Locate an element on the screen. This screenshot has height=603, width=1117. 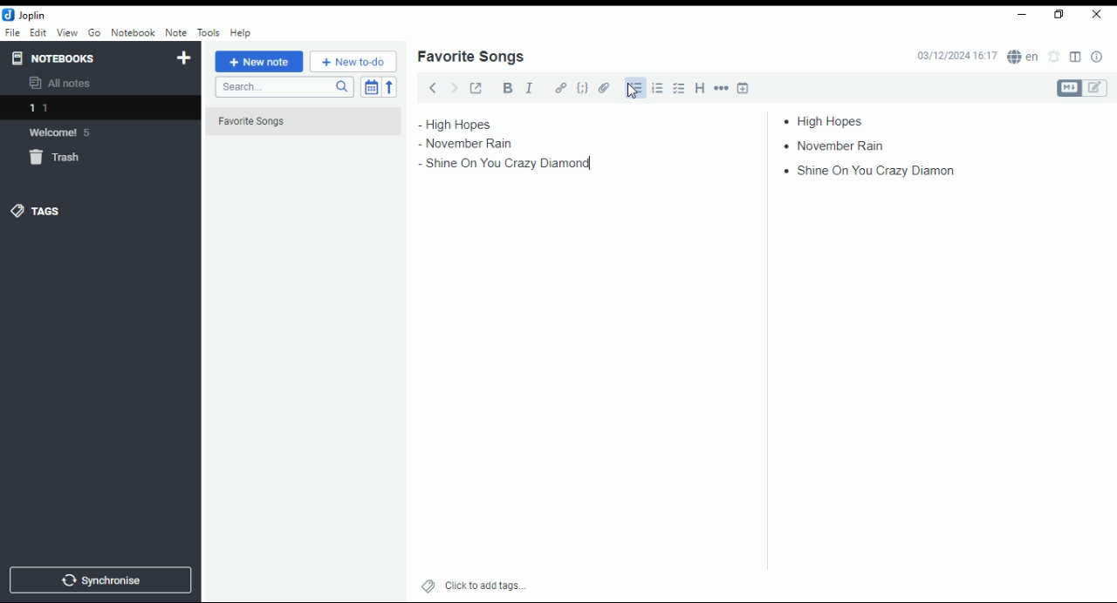
toggle editors is located at coordinates (1082, 88).